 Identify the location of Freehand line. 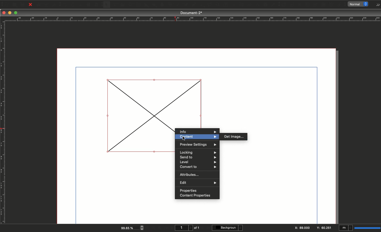
(193, 5).